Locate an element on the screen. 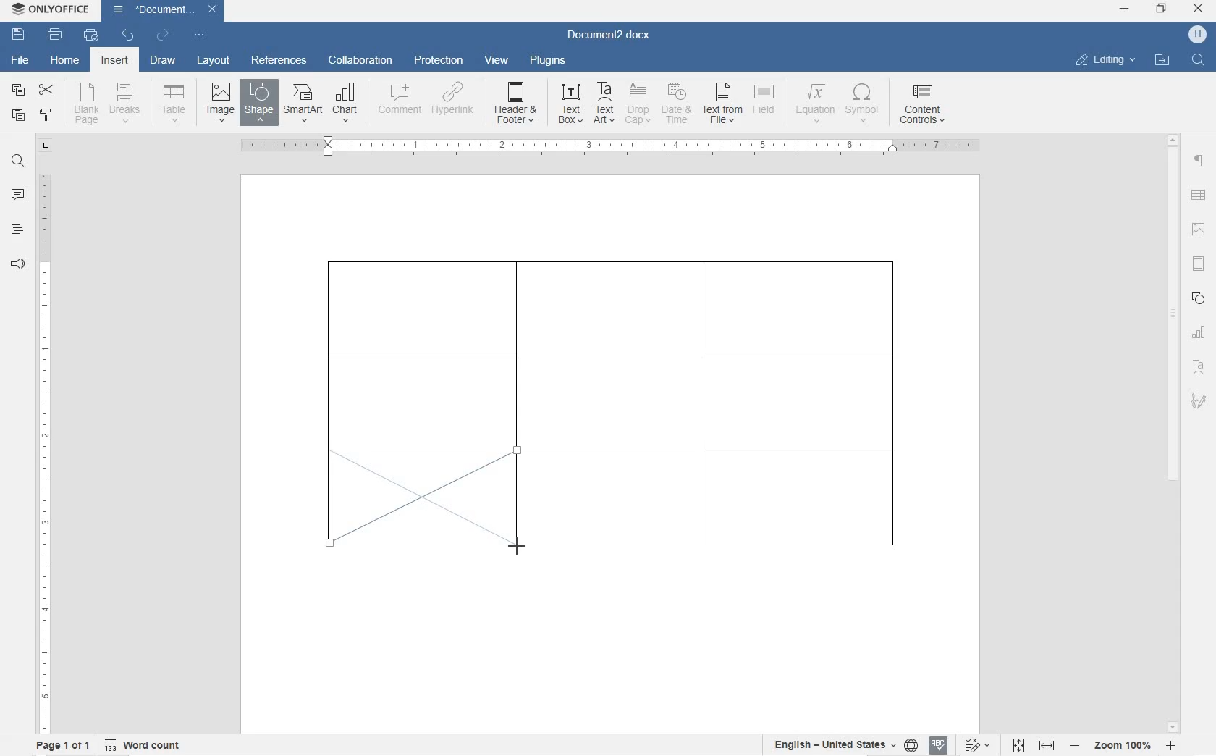 This screenshot has width=1216, height=756. paragraph settings is located at coordinates (1199, 161).